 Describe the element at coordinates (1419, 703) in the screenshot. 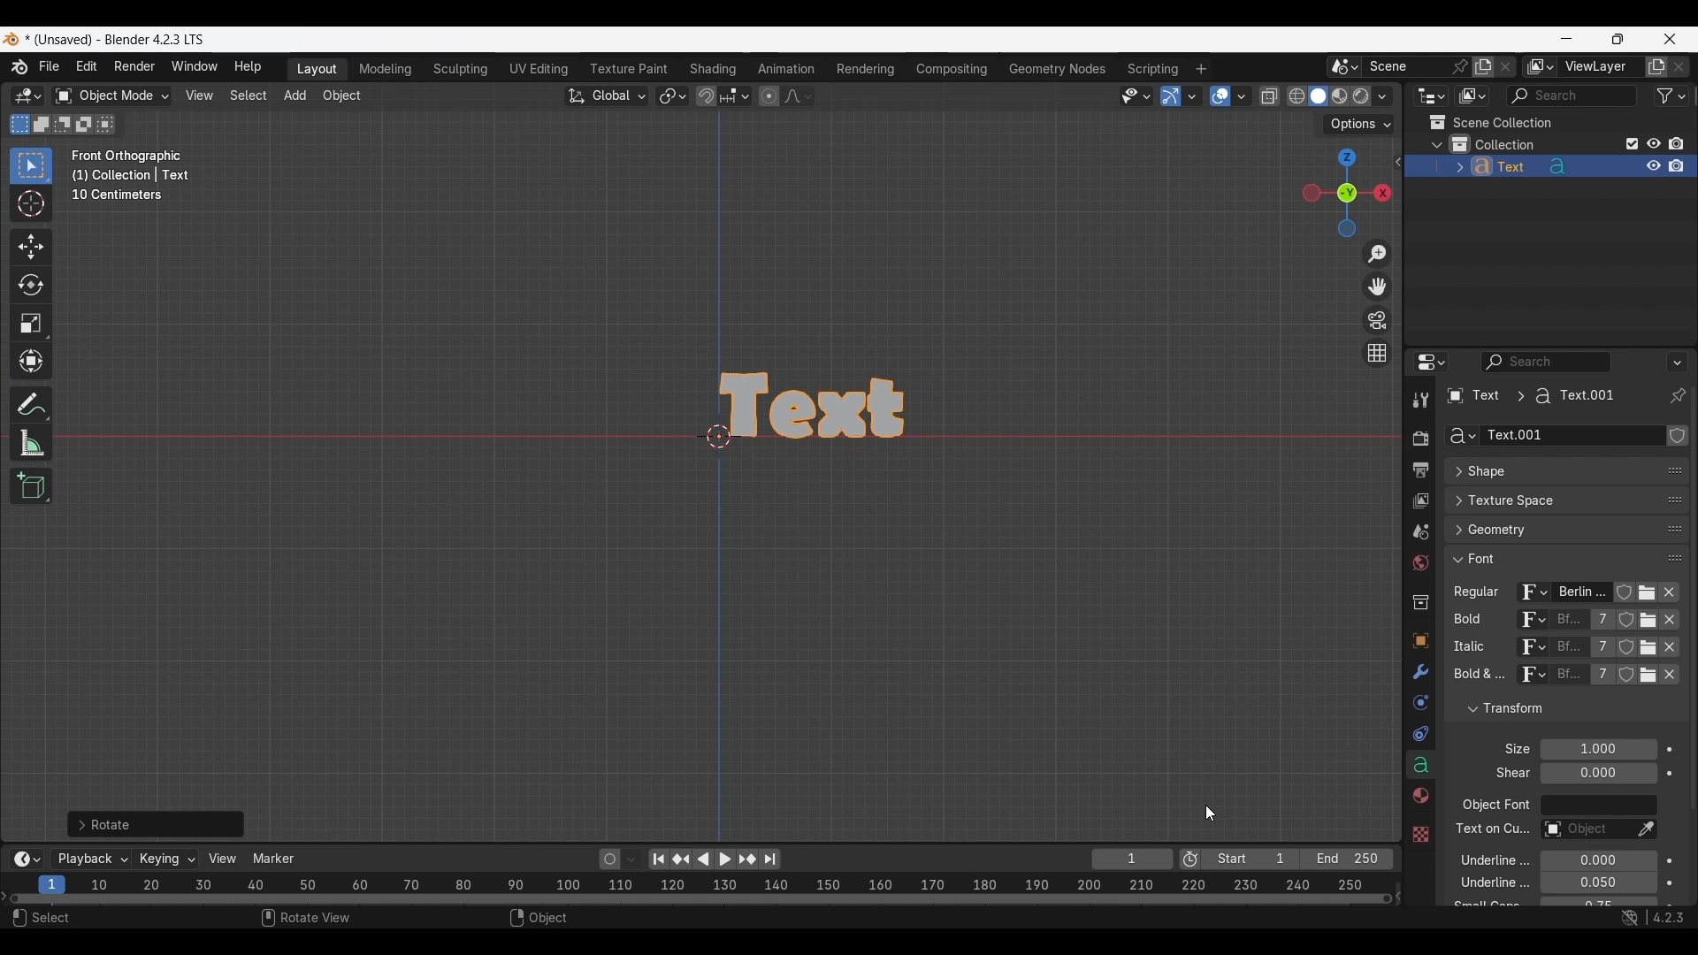

I see `Physics` at that location.